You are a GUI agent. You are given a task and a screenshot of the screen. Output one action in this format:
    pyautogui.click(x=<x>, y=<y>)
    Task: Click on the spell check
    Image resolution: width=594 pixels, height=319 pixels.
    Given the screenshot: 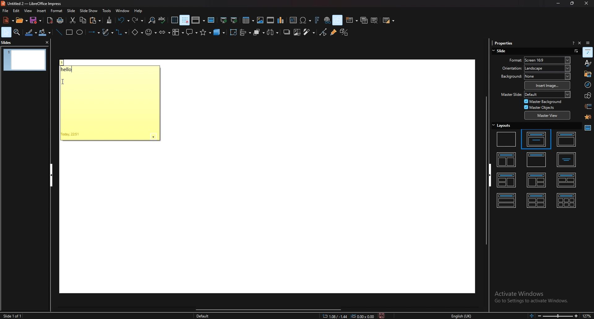 What is the action you would take?
    pyautogui.click(x=162, y=20)
    